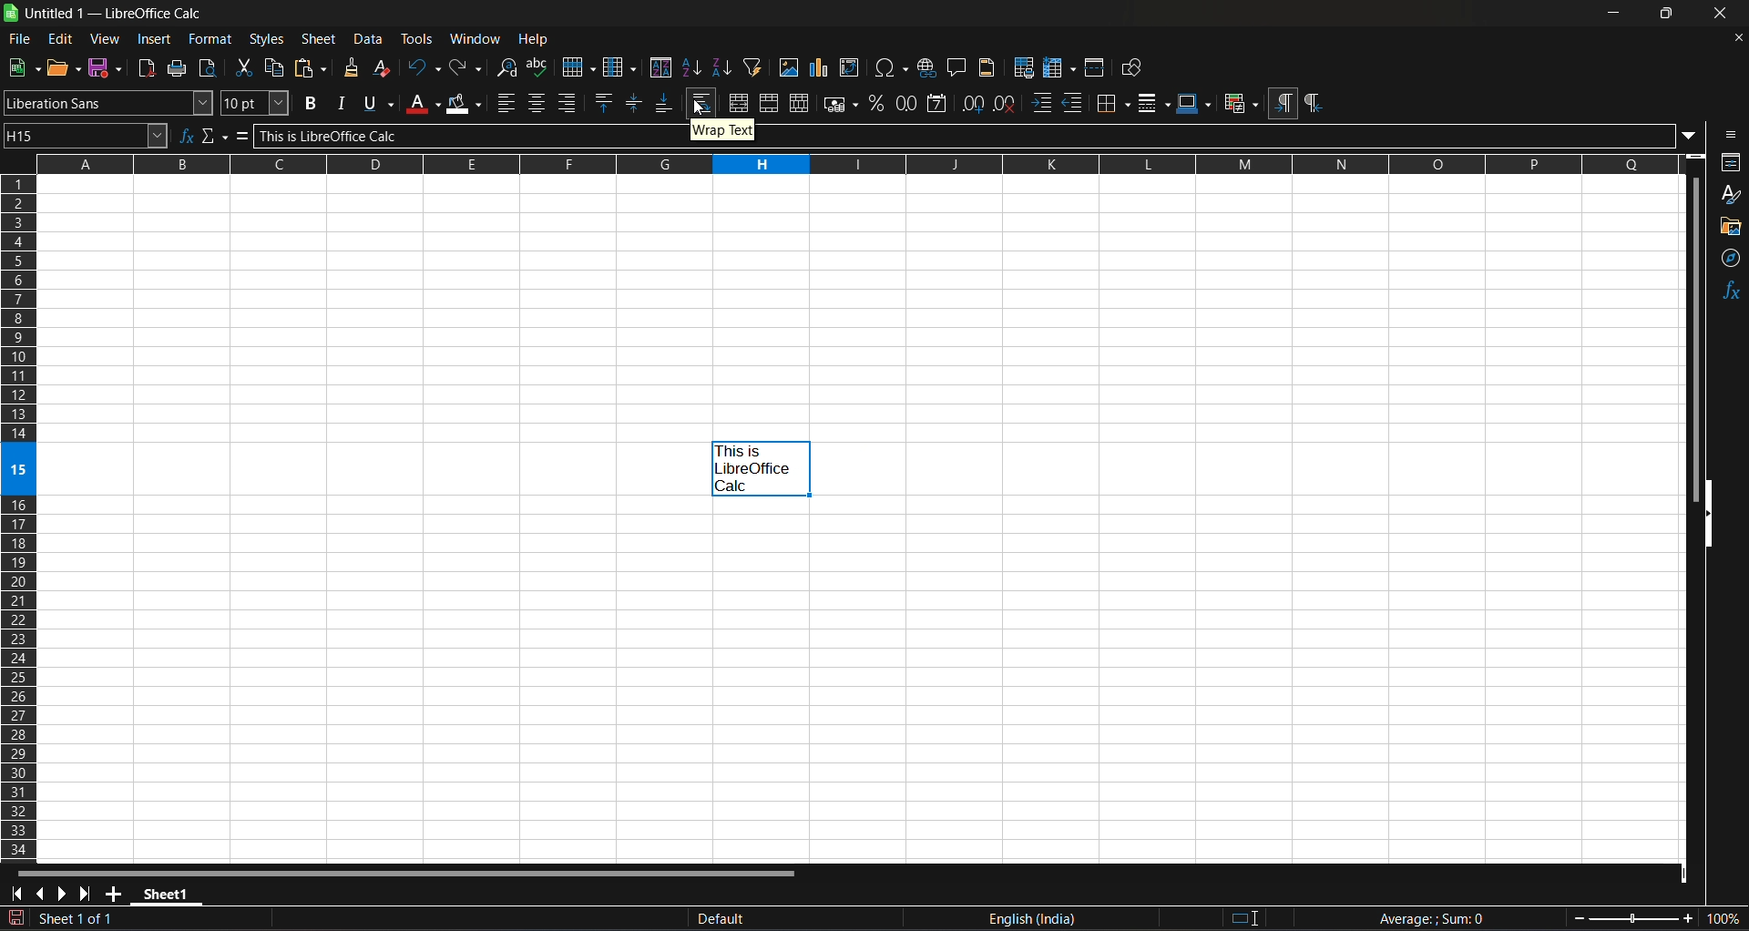  Describe the element at coordinates (1042, 103) in the screenshot. I see `increase indent` at that location.